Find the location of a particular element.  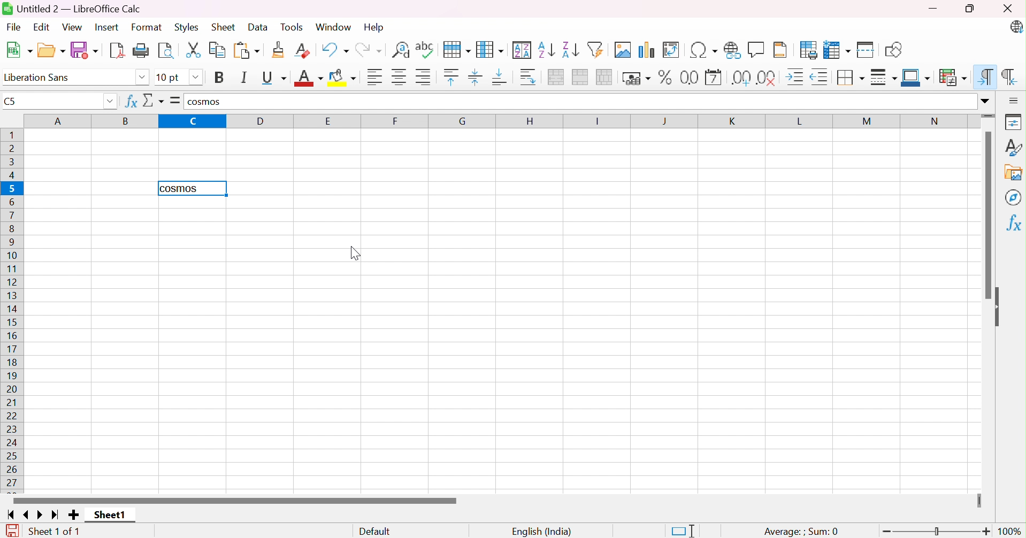

Merge and Center or Unmerge cells depending on the current toggle state is located at coordinates (557, 78).